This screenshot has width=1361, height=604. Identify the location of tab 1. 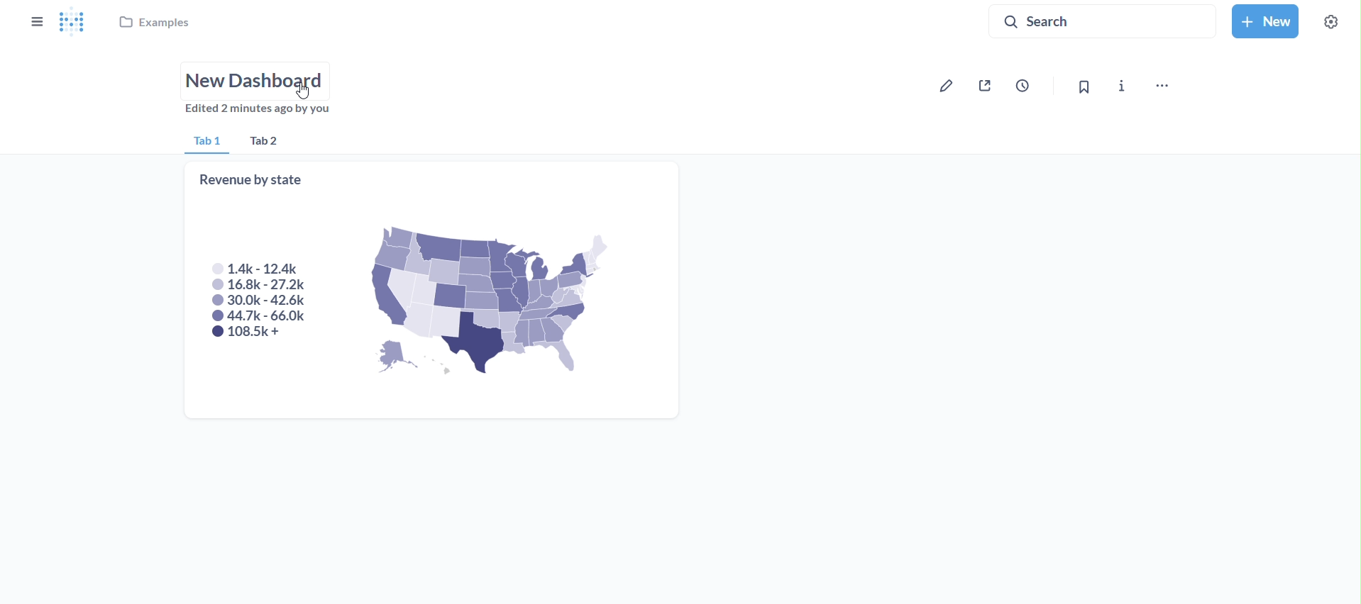
(206, 142).